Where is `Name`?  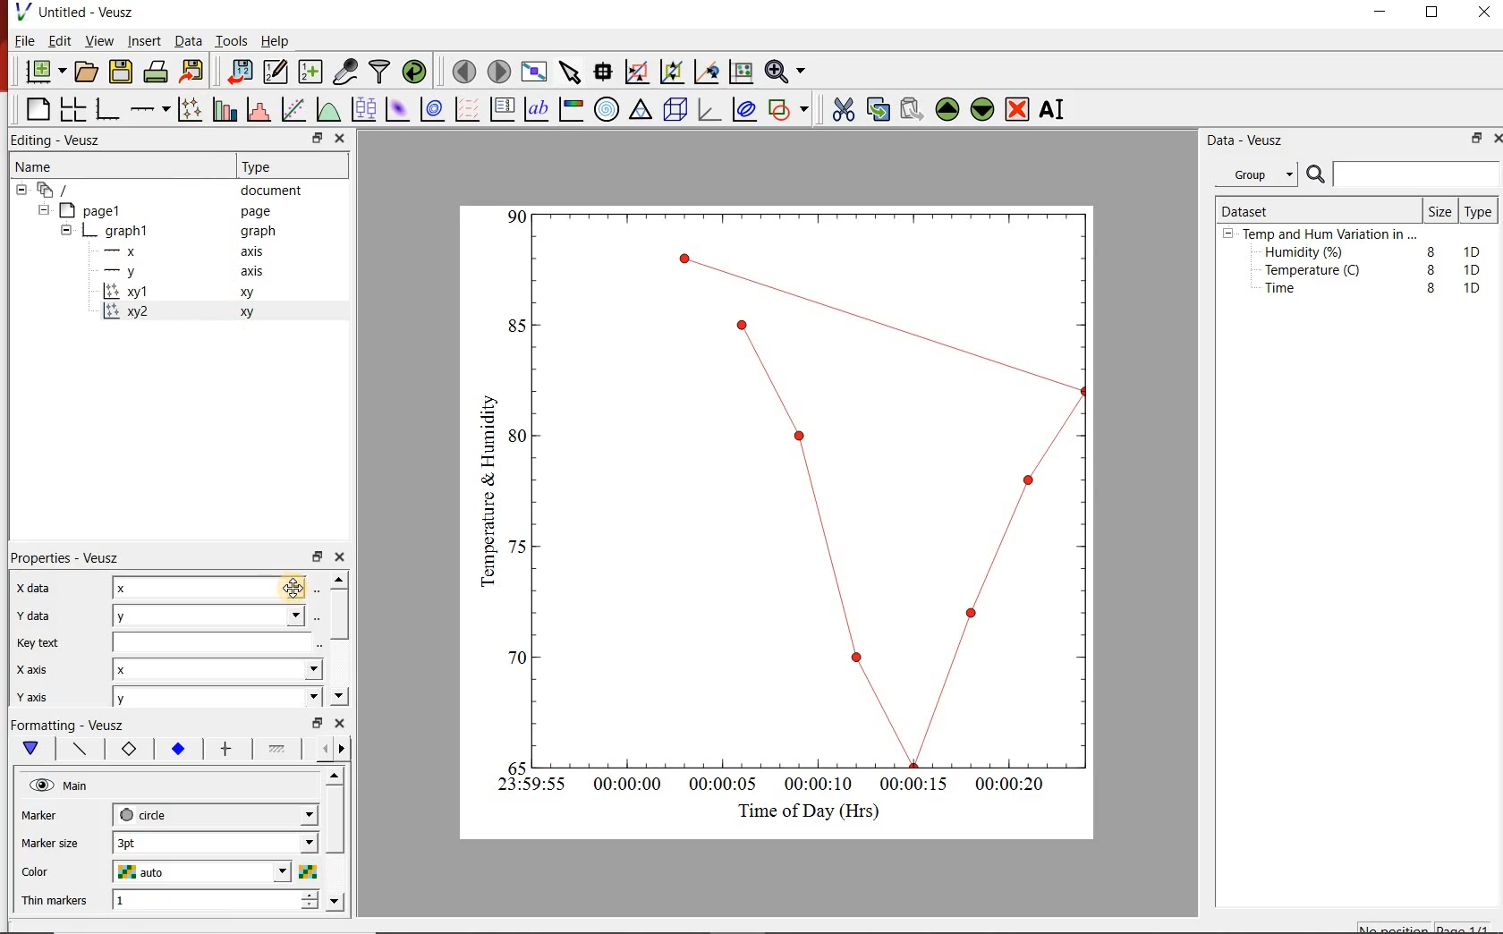
Name is located at coordinates (50, 168).